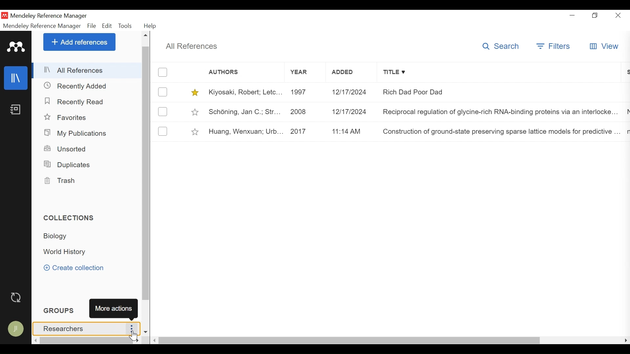 The image size is (630, 354). I want to click on Horizontal scroll bar, so click(83, 341).